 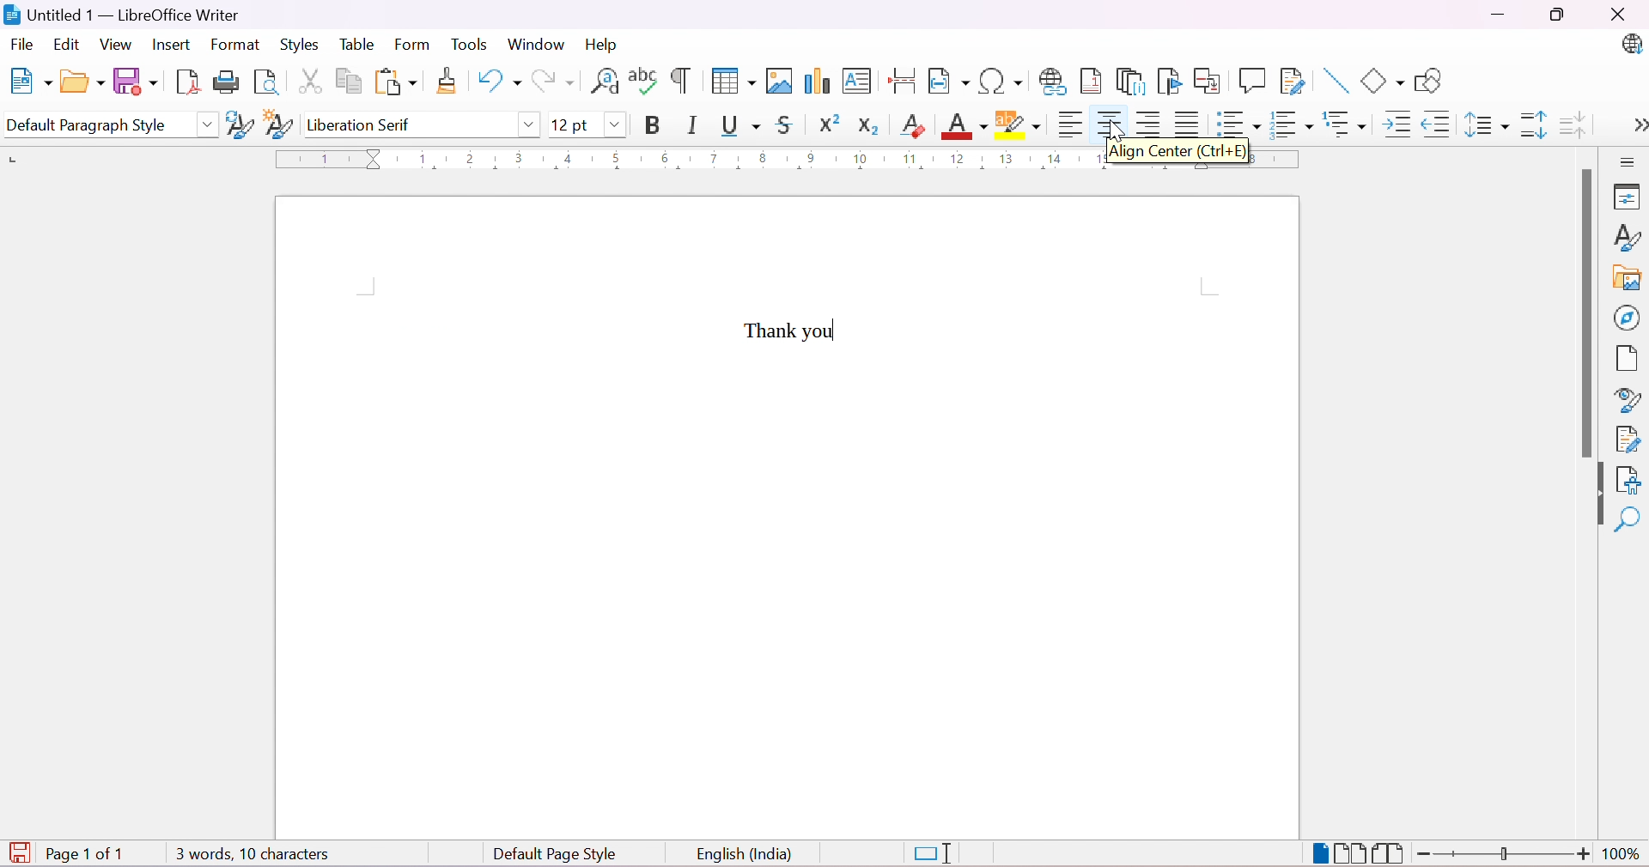 I want to click on Default Paragraph Style, so click(x=94, y=125).